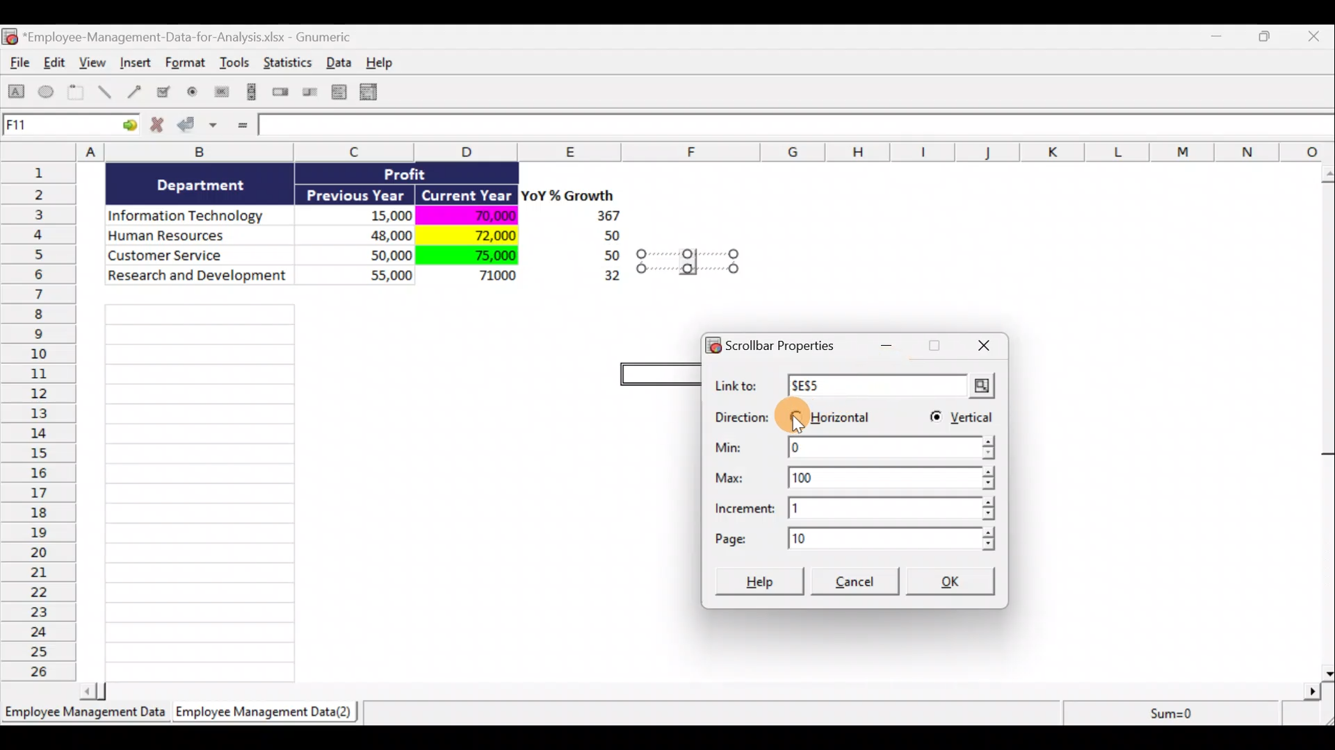  I want to click on Maximise, so click(1272, 35).